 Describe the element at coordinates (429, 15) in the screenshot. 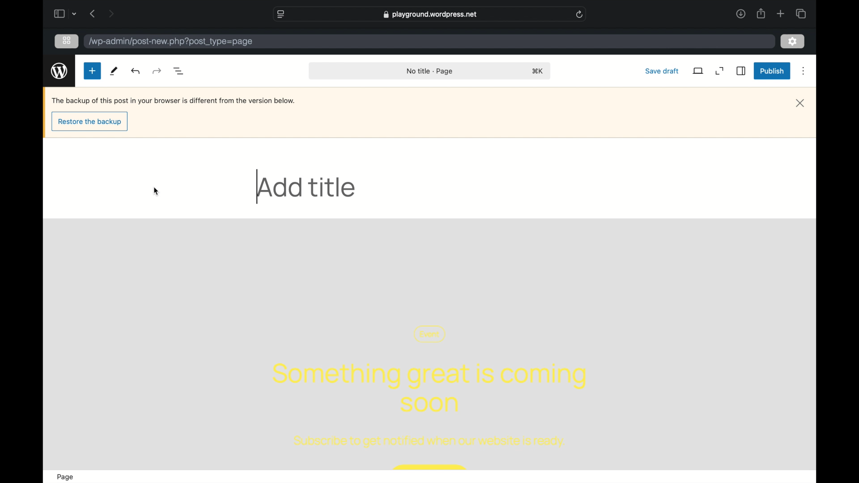

I see `web address` at that location.